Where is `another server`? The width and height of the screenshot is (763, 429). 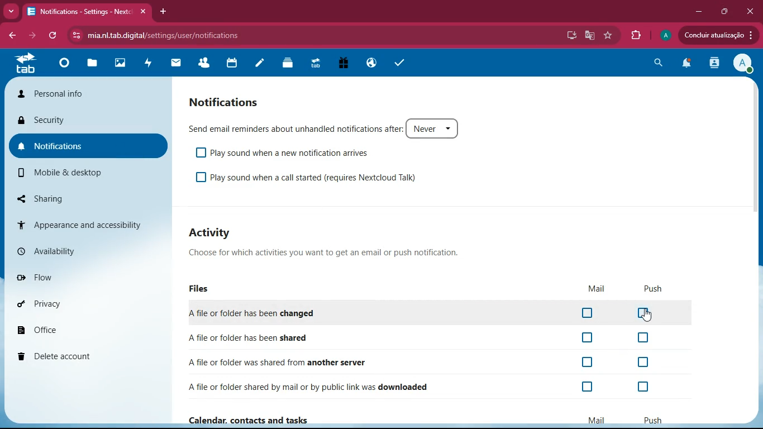 another server is located at coordinates (309, 361).